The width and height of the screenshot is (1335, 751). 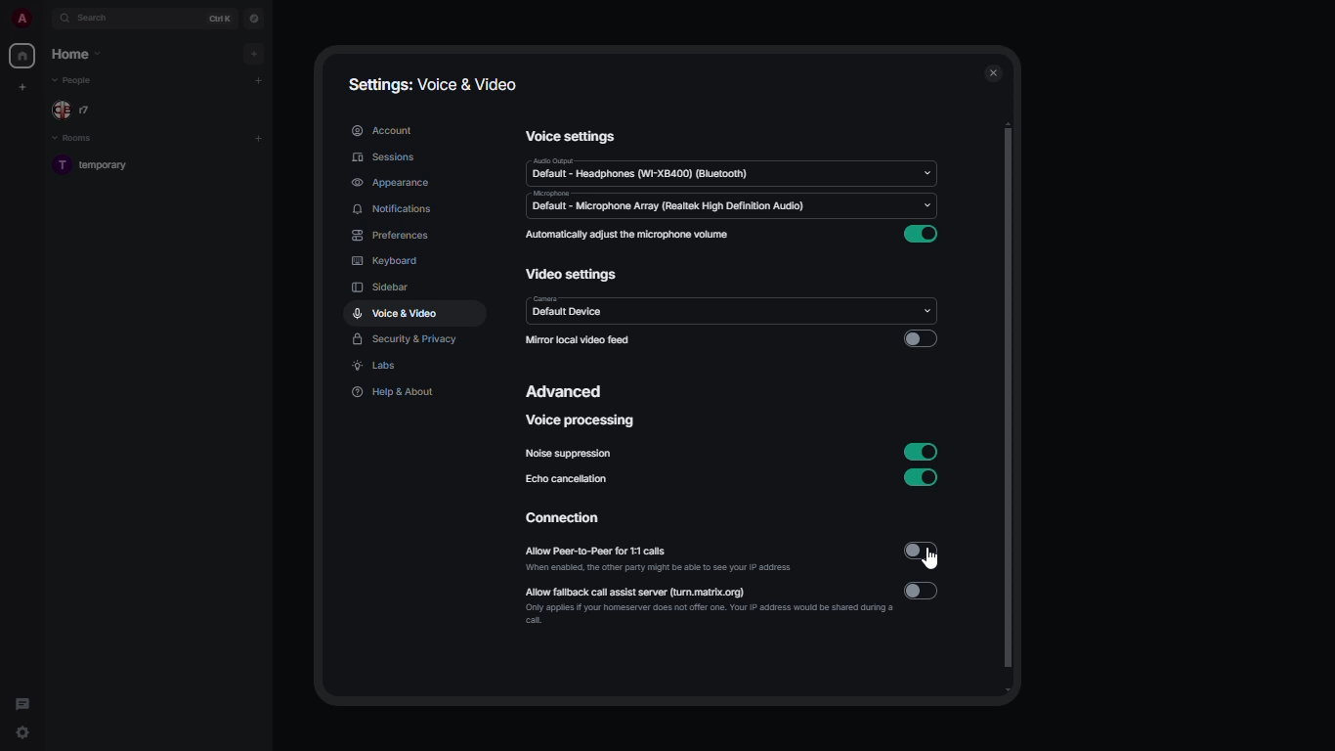 What do you see at coordinates (666, 202) in the screenshot?
I see `microphone default` at bounding box center [666, 202].